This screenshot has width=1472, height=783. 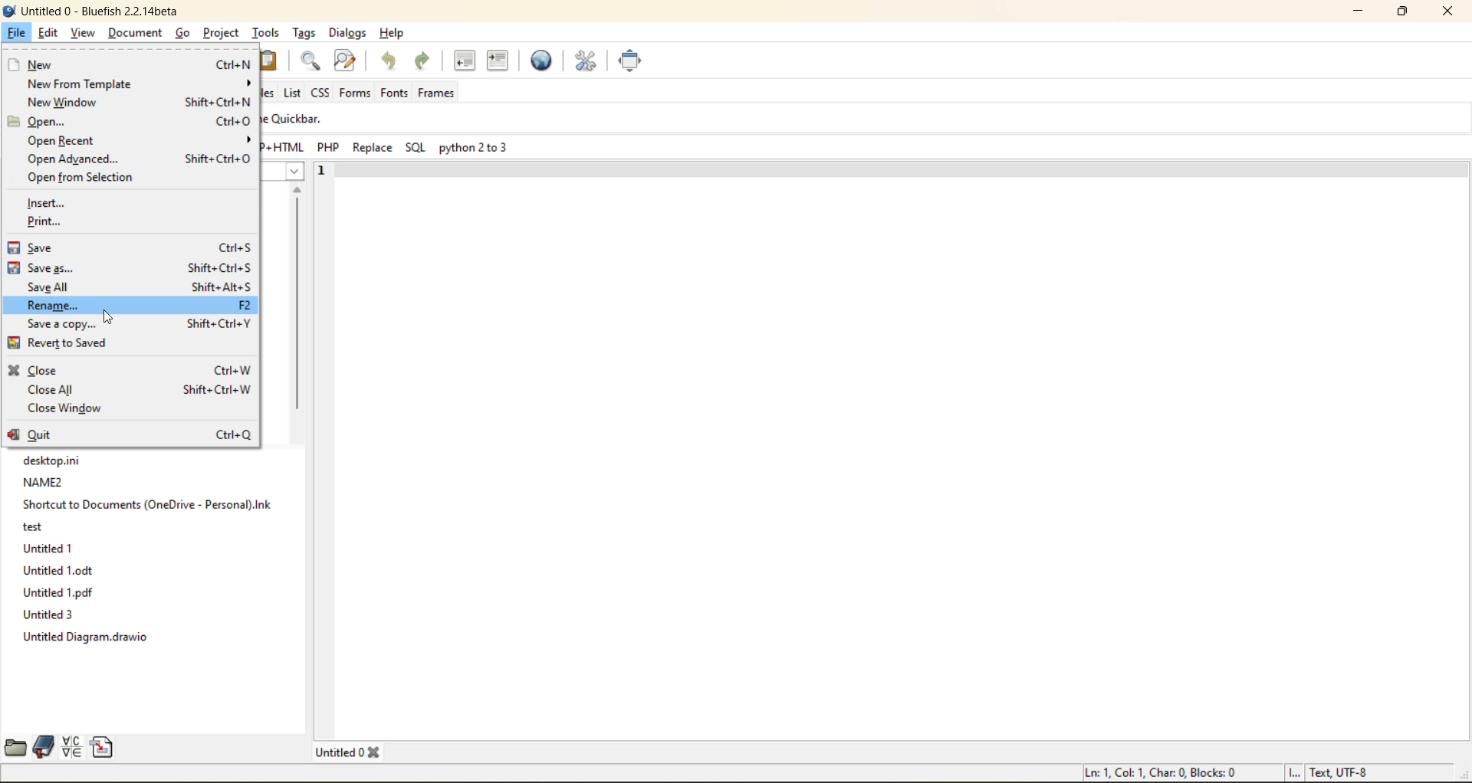 I want to click on show menu, so click(x=248, y=83).